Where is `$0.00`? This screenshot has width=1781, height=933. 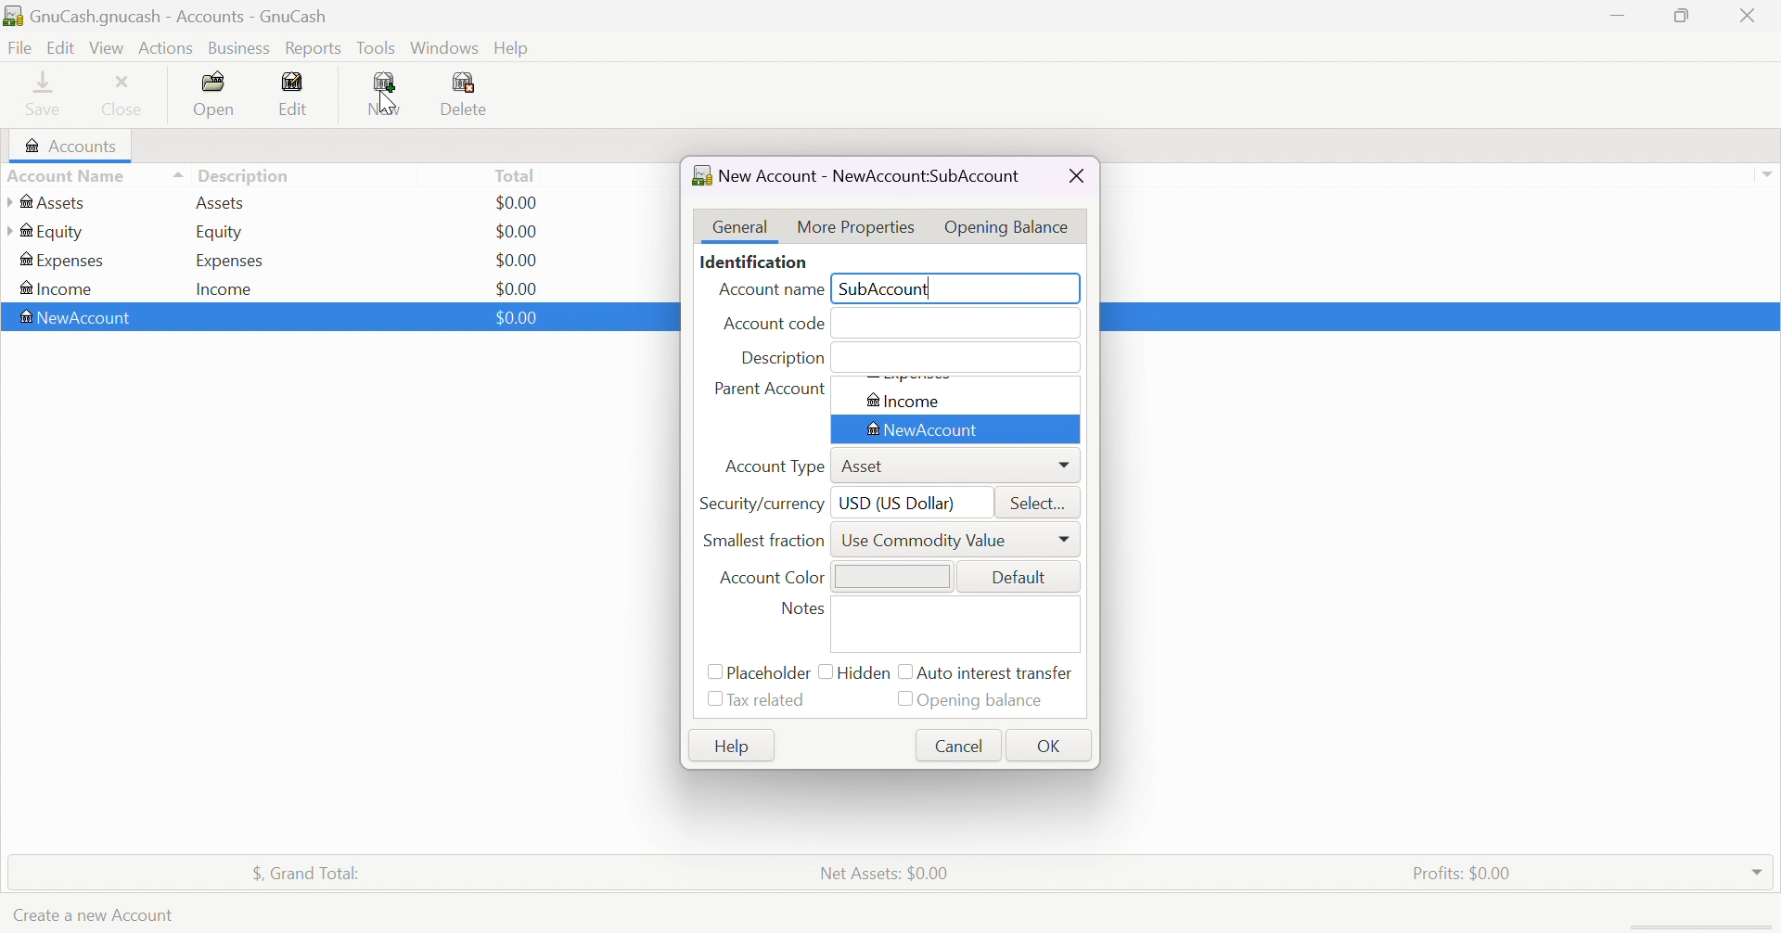 $0.00 is located at coordinates (519, 261).